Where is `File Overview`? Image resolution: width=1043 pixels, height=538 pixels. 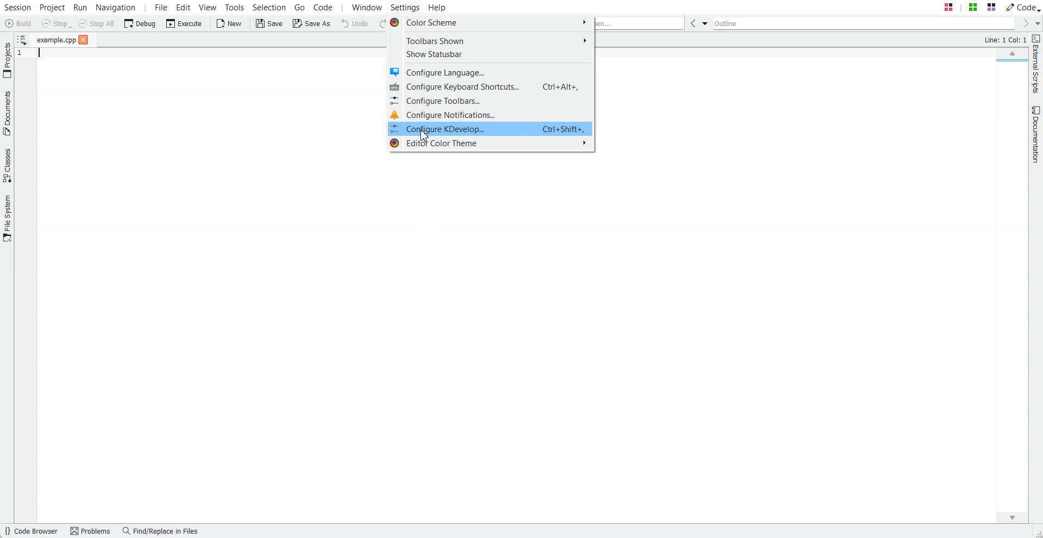
File Overview is located at coordinates (1010, 62).